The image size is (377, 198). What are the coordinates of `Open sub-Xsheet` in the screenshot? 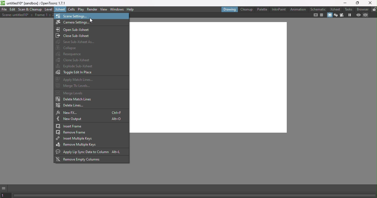 It's located at (73, 29).